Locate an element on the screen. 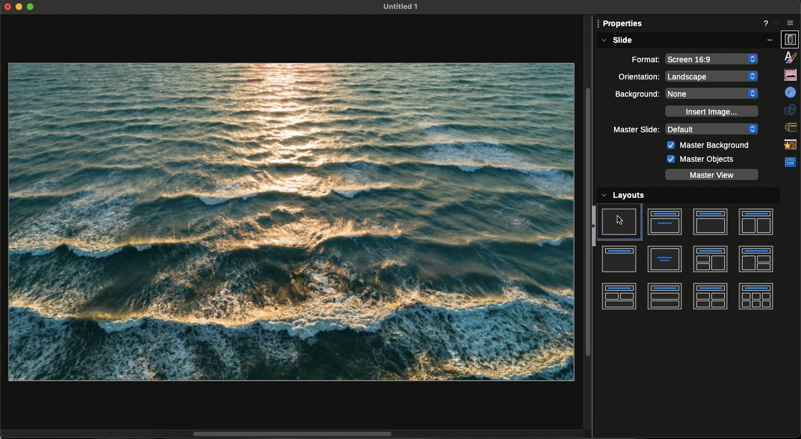  Title and two boxes is located at coordinates (665, 296).